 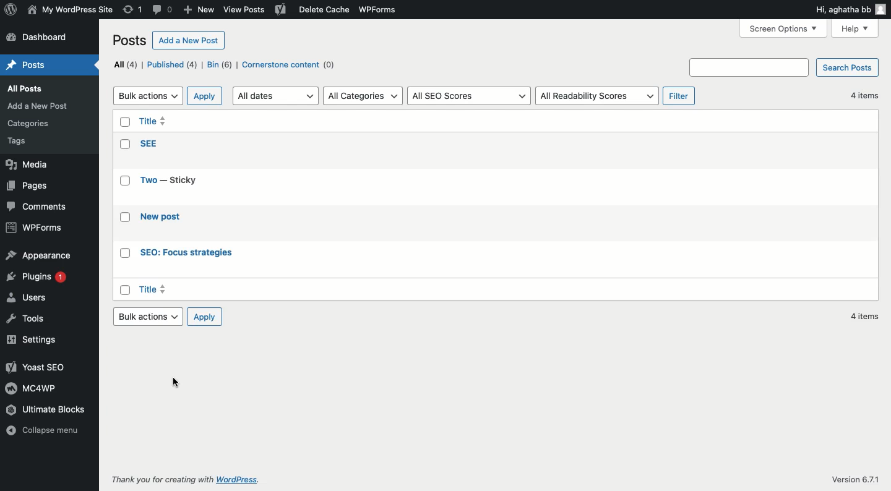 I want to click on All categories, so click(x=364, y=95).